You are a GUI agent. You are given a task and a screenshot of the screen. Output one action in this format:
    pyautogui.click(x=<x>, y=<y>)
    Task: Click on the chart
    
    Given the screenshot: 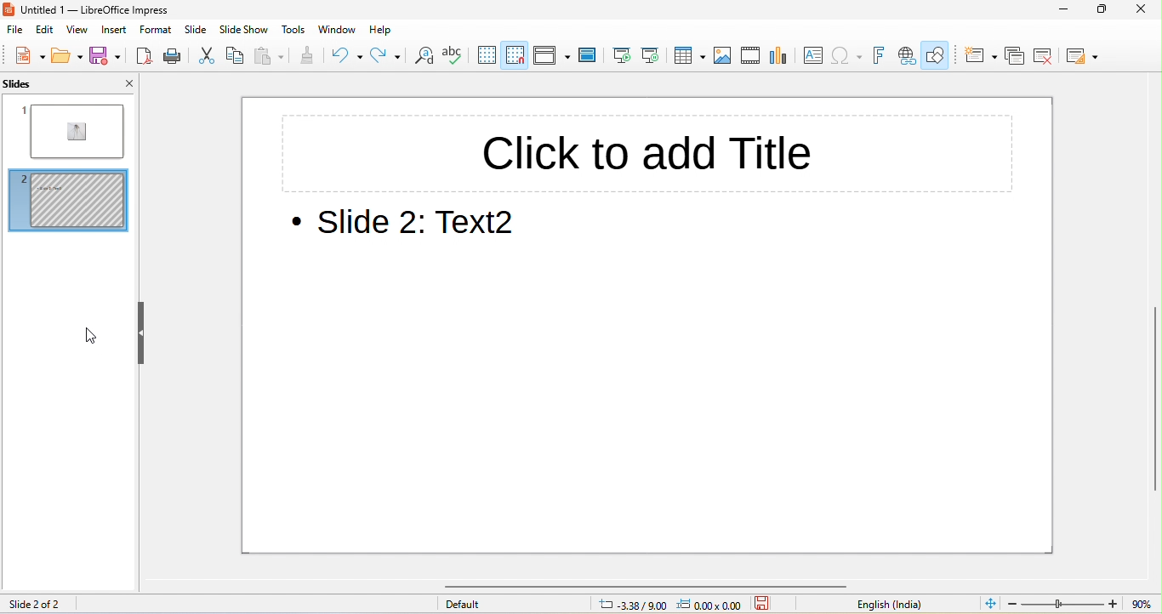 What is the action you would take?
    pyautogui.click(x=782, y=57)
    